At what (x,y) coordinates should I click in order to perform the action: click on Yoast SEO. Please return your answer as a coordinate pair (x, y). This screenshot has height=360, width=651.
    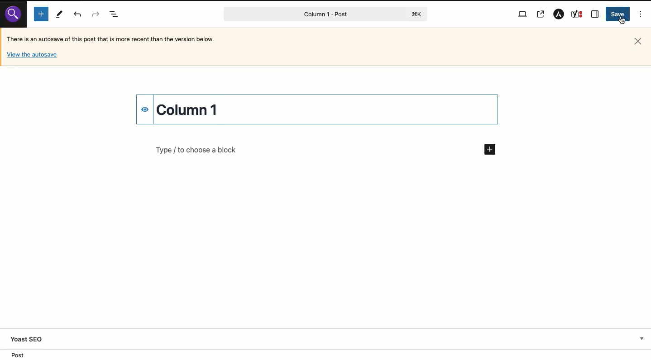
    Looking at the image, I should click on (328, 339).